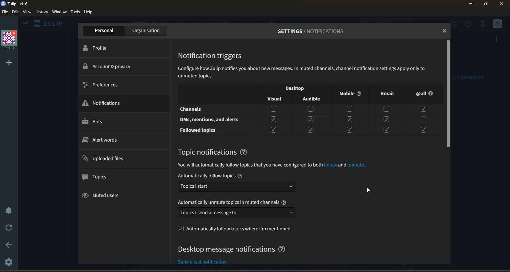 The height and width of the screenshot is (272, 510). Describe the element at coordinates (498, 24) in the screenshot. I see `personal menu` at that location.